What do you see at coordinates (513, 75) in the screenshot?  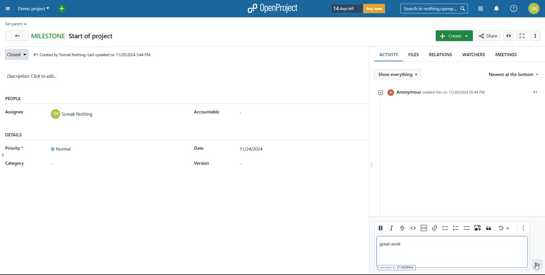 I see `select sorting` at bounding box center [513, 75].